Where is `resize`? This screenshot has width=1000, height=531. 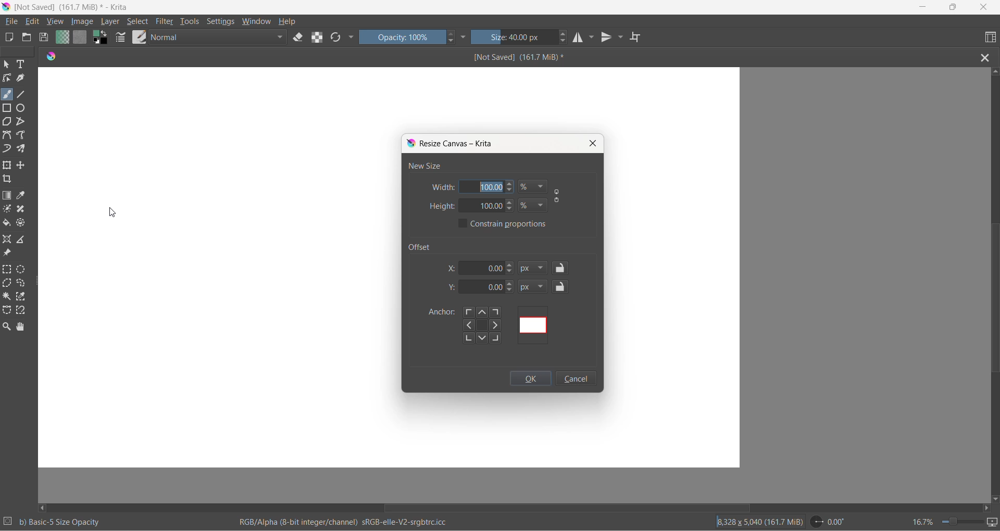
resize is located at coordinates (39, 283).